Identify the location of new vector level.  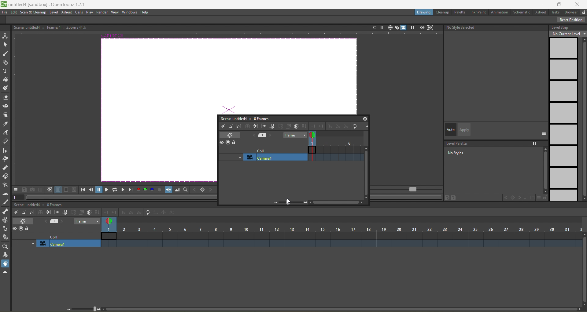
(32, 212).